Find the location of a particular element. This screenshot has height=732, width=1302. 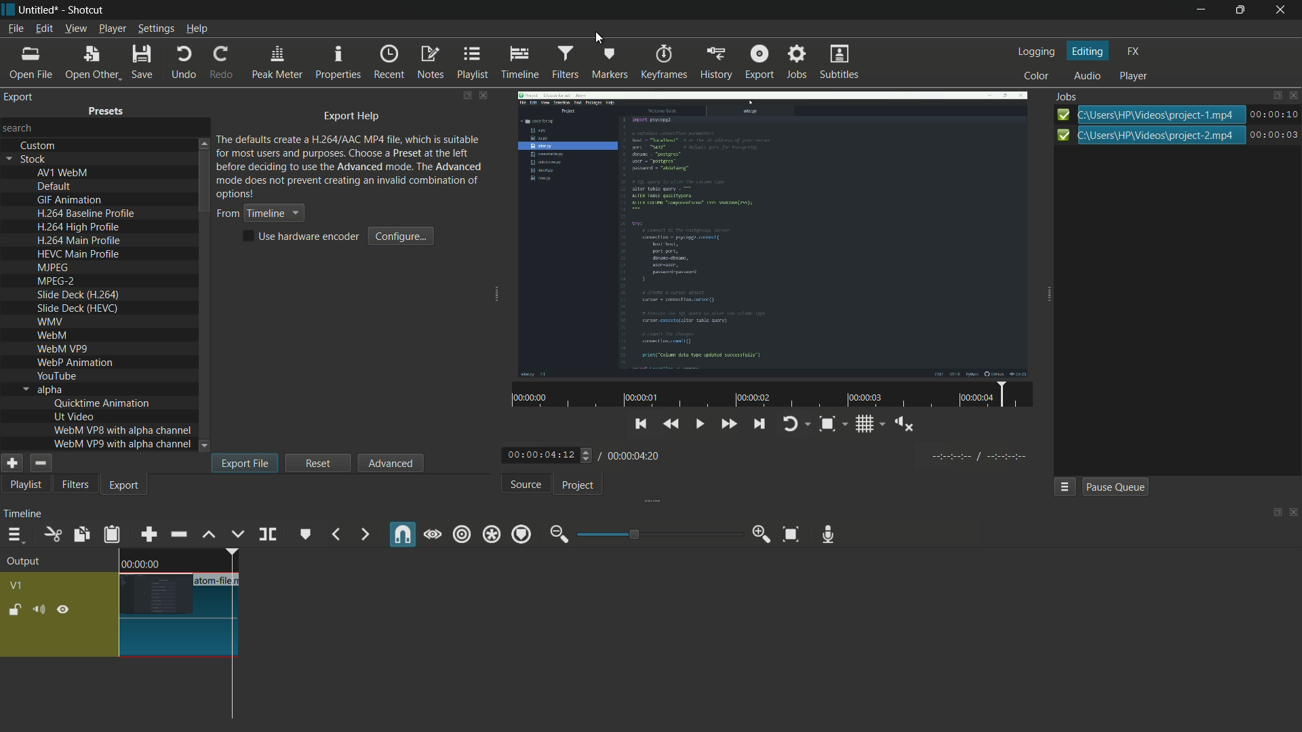

add current preet is located at coordinates (12, 463).